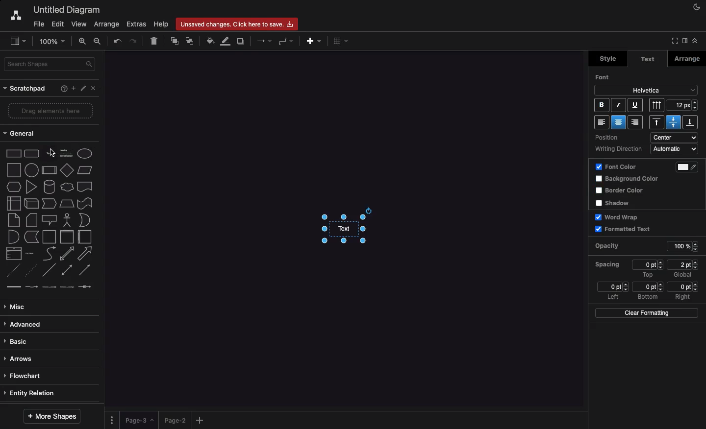  What do you see at coordinates (85, 270) in the screenshot?
I see `directional connector` at bounding box center [85, 270].